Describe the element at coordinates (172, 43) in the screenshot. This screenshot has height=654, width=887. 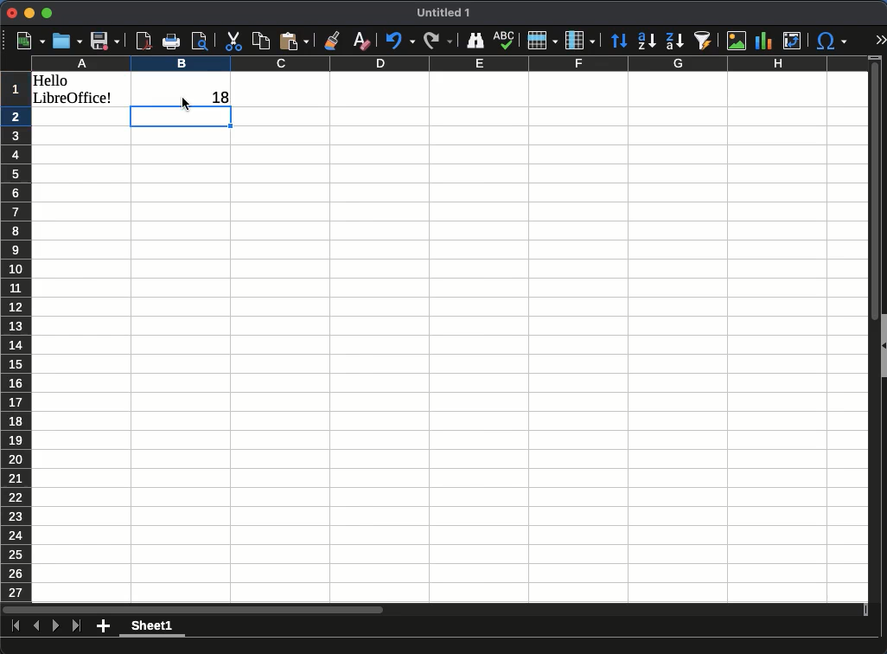
I see `print` at that location.